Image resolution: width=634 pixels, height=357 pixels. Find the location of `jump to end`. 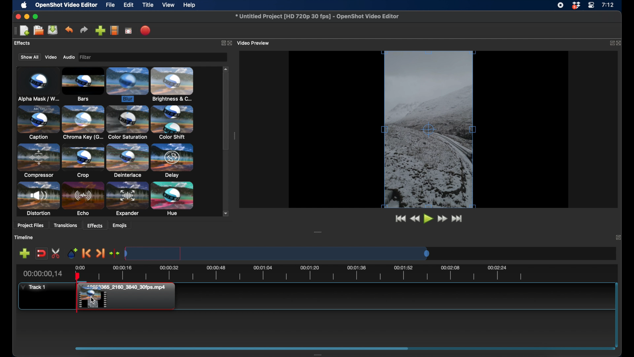

jump to end is located at coordinates (458, 219).